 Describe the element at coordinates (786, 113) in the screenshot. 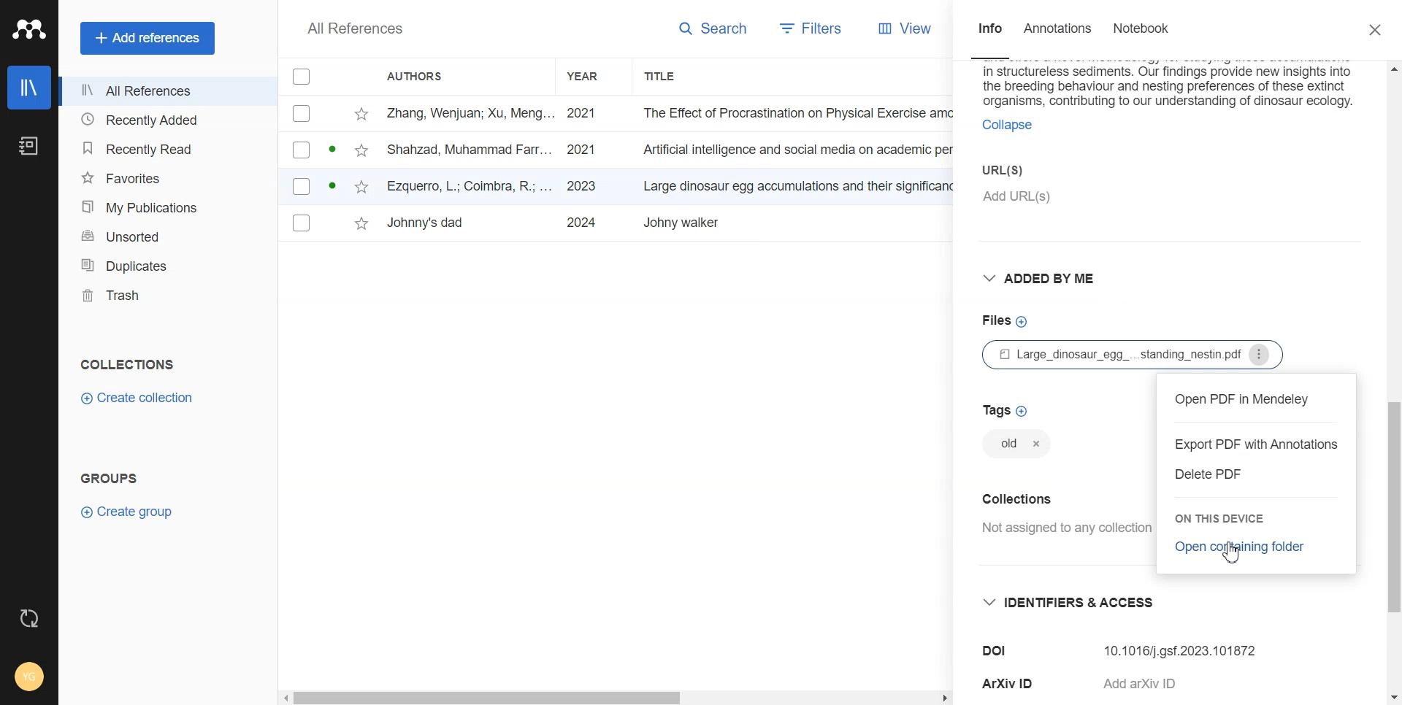

I see `Title` at that location.